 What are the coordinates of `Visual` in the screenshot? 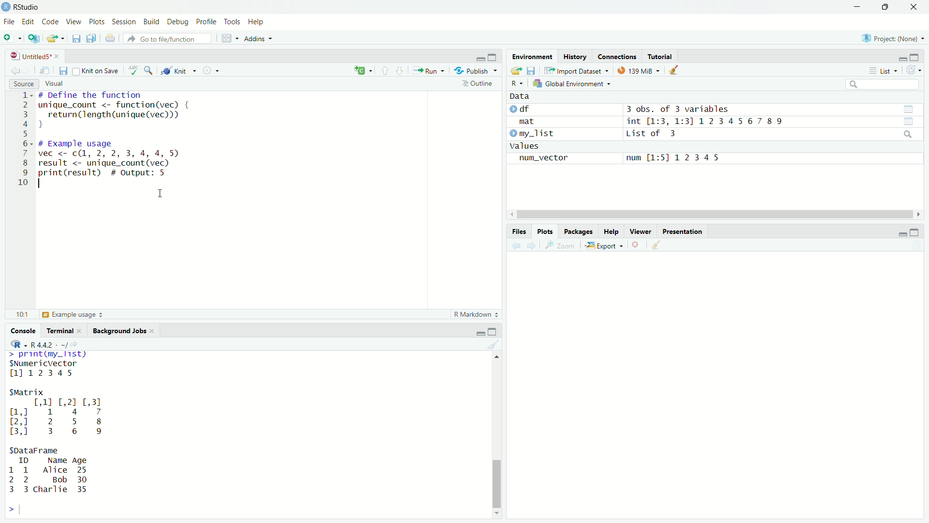 It's located at (56, 83).